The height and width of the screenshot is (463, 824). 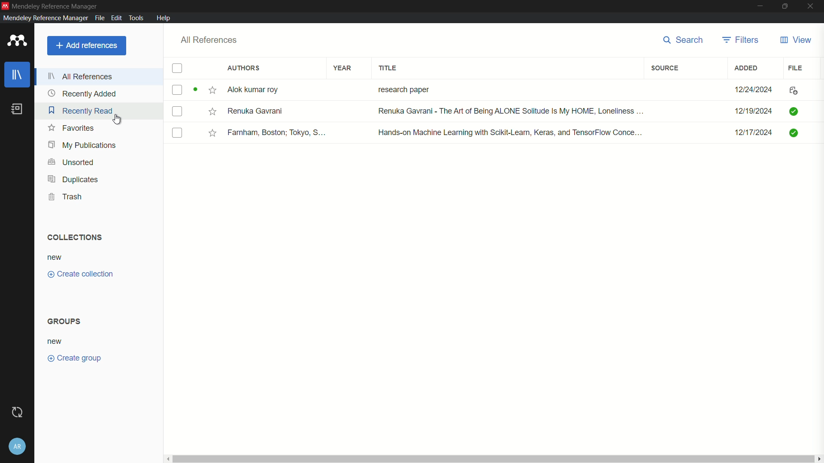 What do you see at coordinates (796, 111) in the screenshot?
I see `Check` at bounding box center [796, 111].